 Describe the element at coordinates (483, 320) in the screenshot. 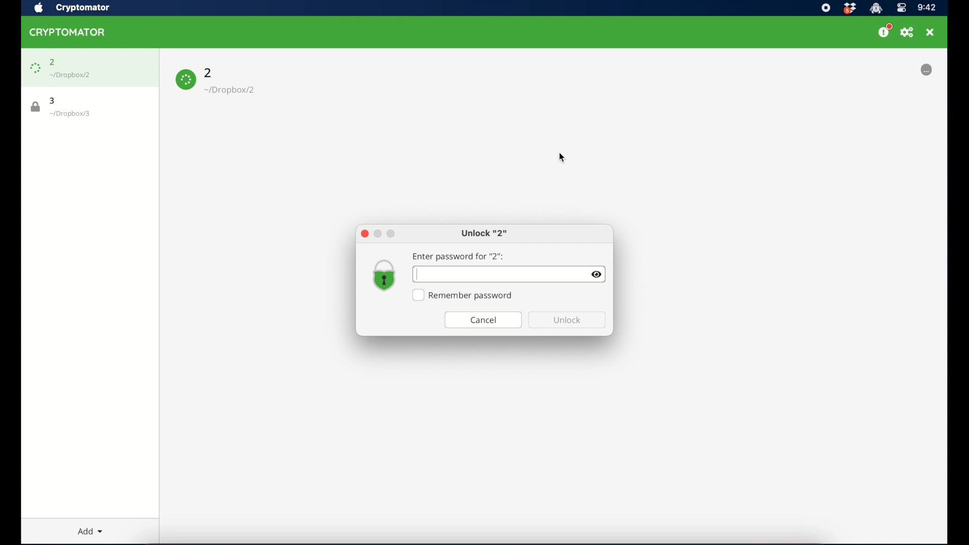

I see `cancel` at that location.